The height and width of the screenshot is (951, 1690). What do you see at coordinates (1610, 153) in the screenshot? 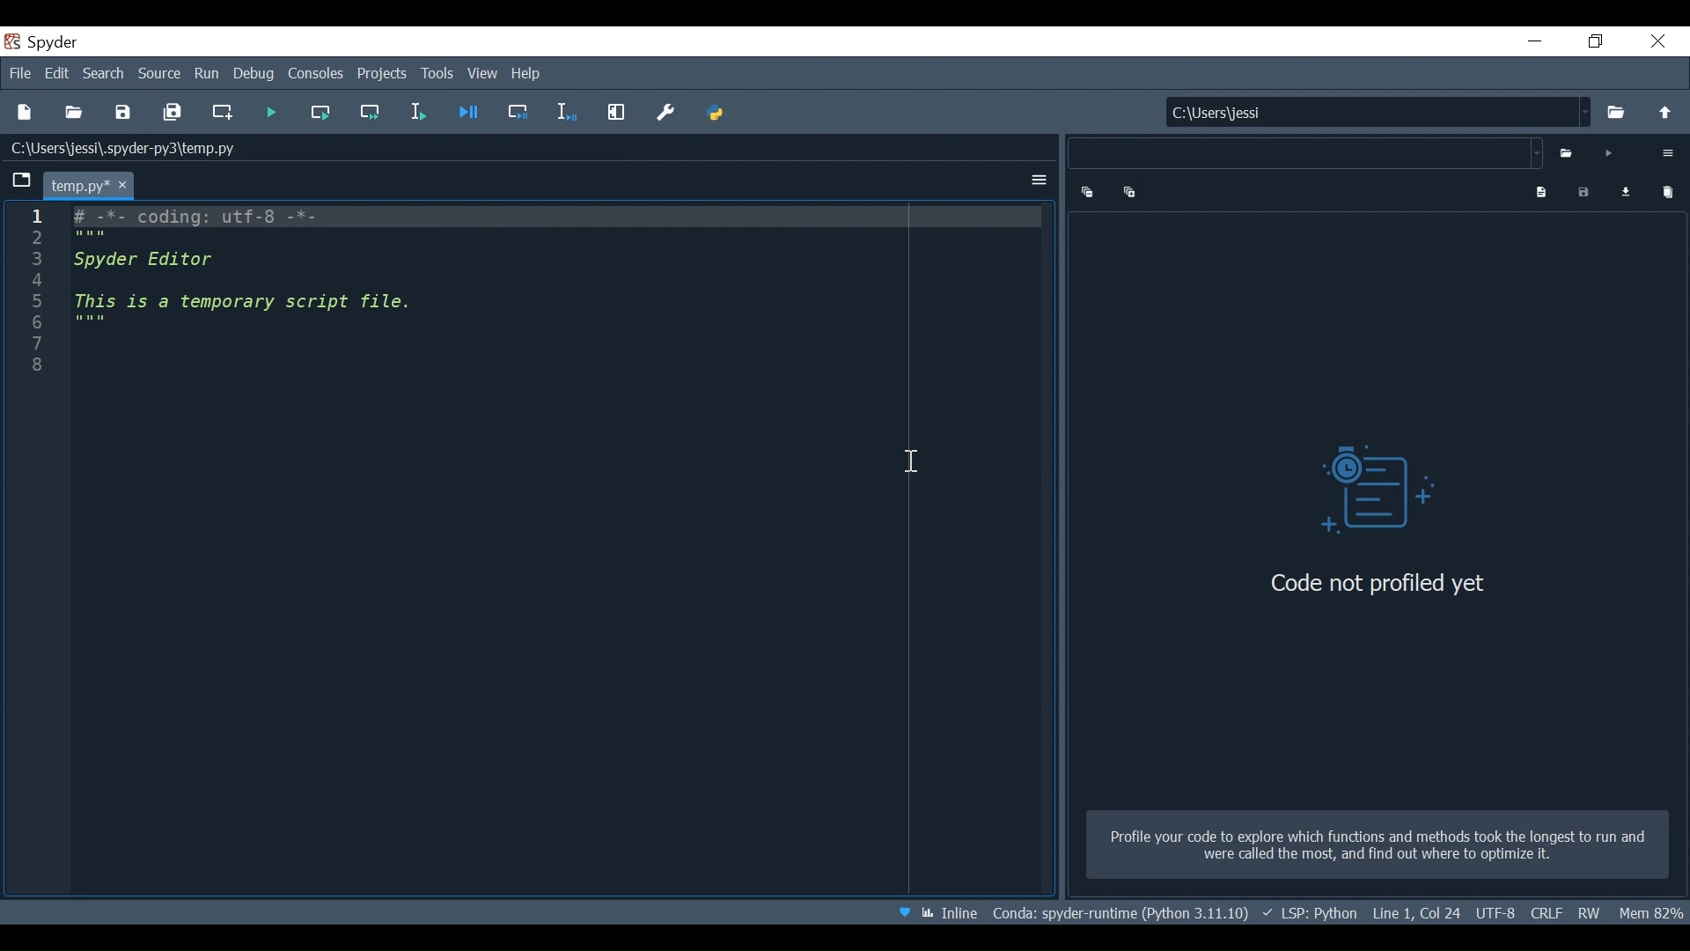
I see `Run Profiler` at bounding box center [1610, 153].